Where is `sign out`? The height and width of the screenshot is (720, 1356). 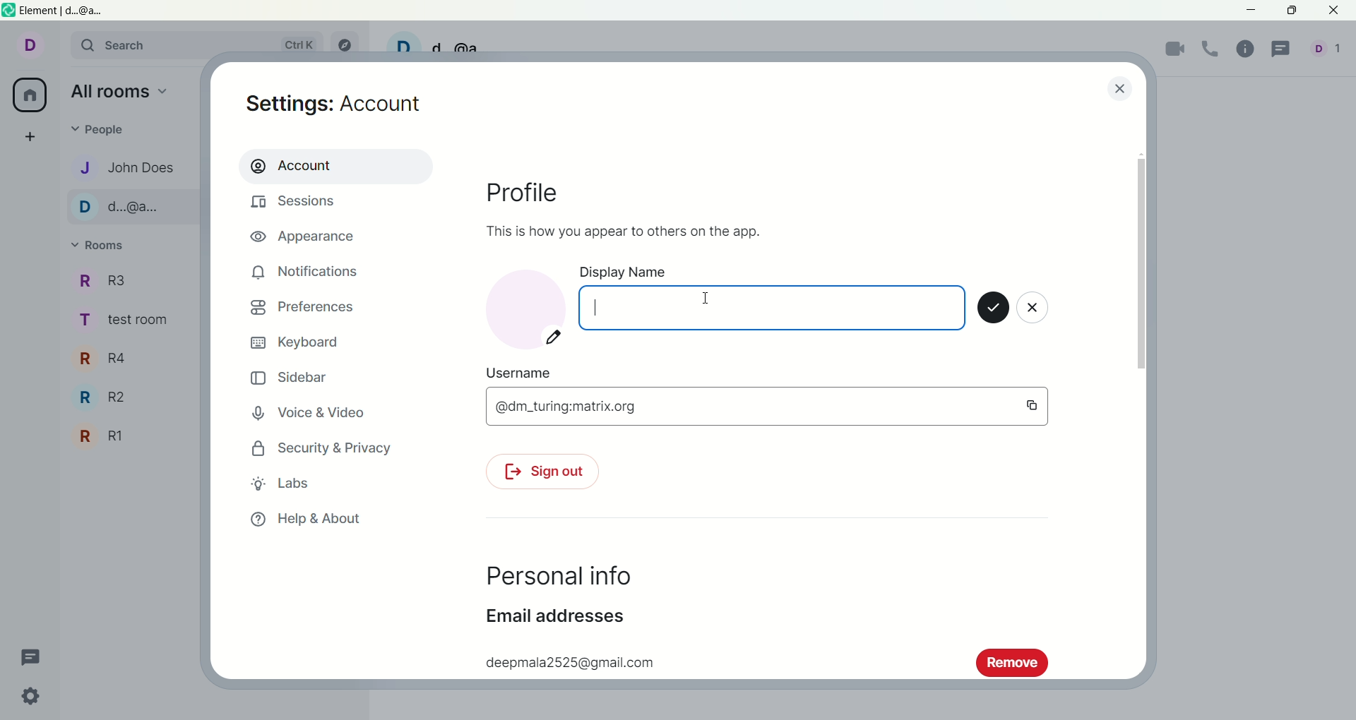
sign out is located at coordinates (540, 474).